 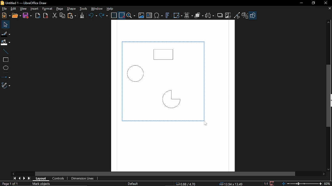 I want to click on Crop, so click(x=228, y=16).